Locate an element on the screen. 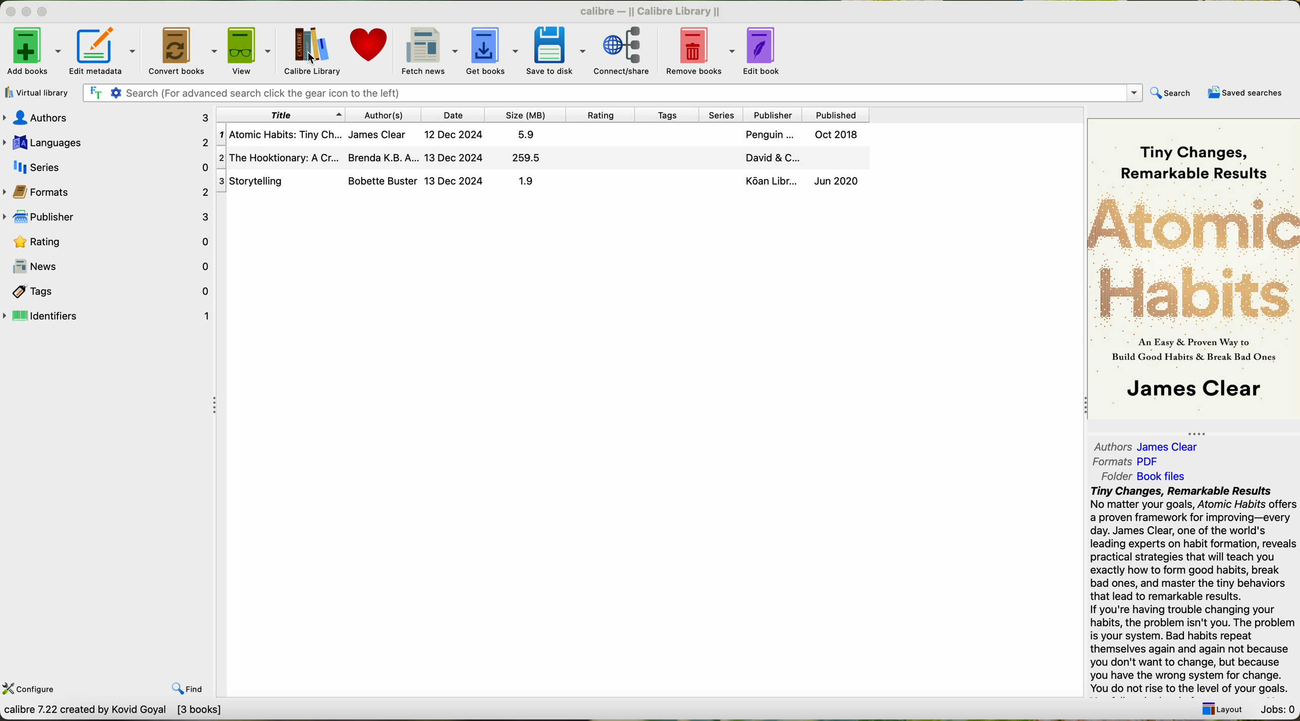 This screenshot has height=721, width=1300. fetch news is located at coordinates (427, 50).